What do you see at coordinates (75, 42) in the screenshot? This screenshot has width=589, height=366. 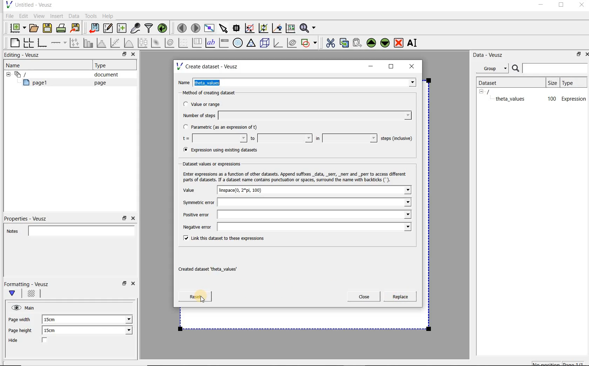 I see `Plot points with lines and error bars` at bounding box center [75, 42].